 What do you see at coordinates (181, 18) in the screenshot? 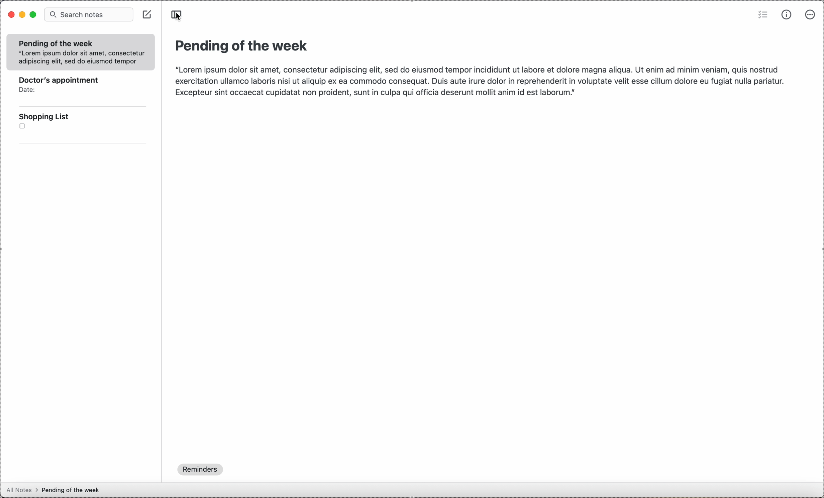
I see `cursor` at bounding box center [181, 18].